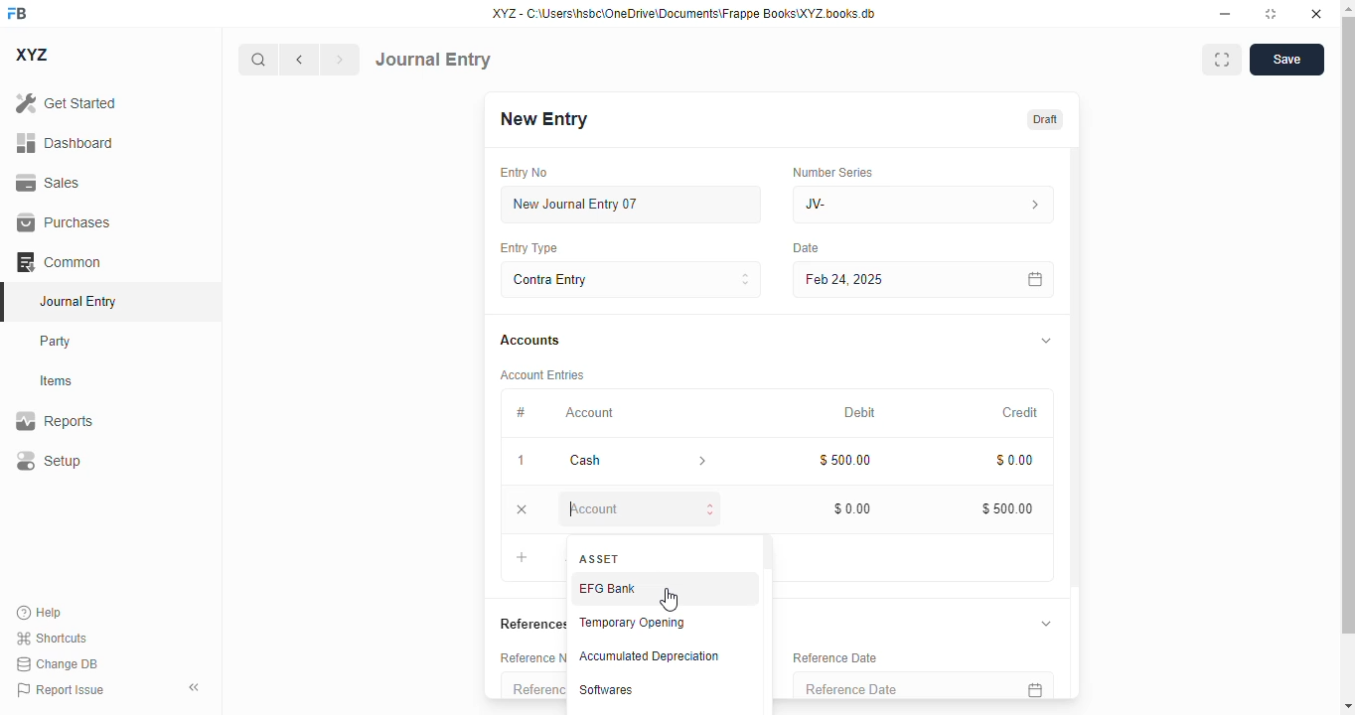 The height and width of the screenshot is (715, 1355). What do you see at coordinates (1348, 706) in the screenshot?
I see `scroll down` at bounding box center [1348, 706].